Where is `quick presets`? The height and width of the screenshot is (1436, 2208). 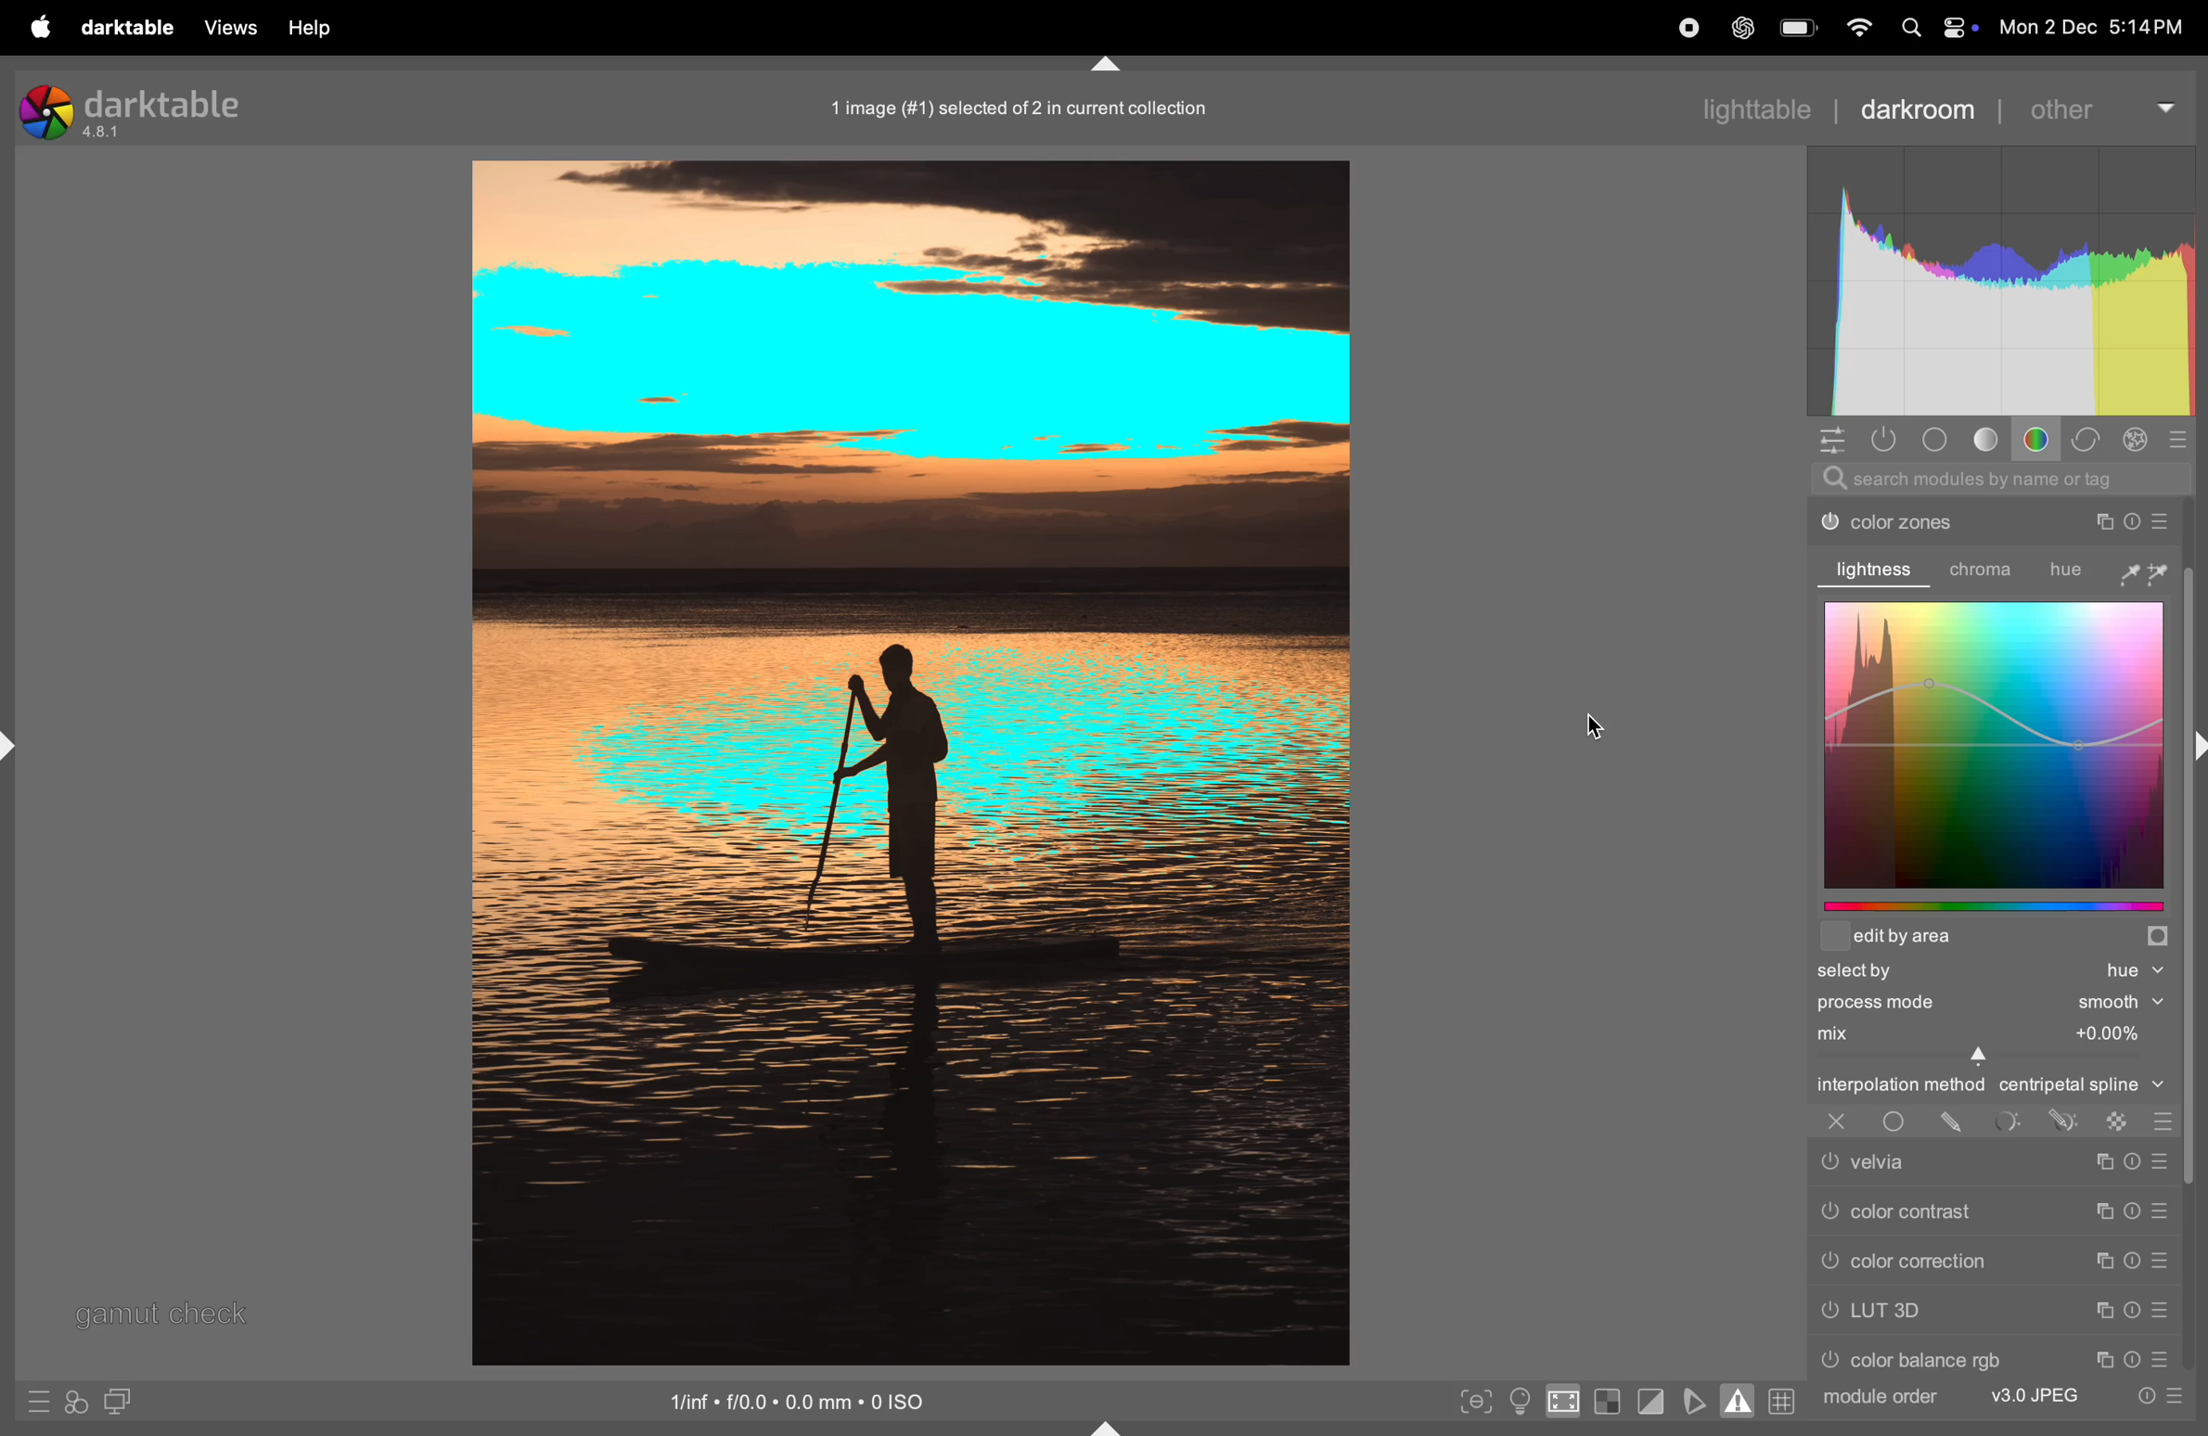 quick presets is located at coordinates (41, 1401).